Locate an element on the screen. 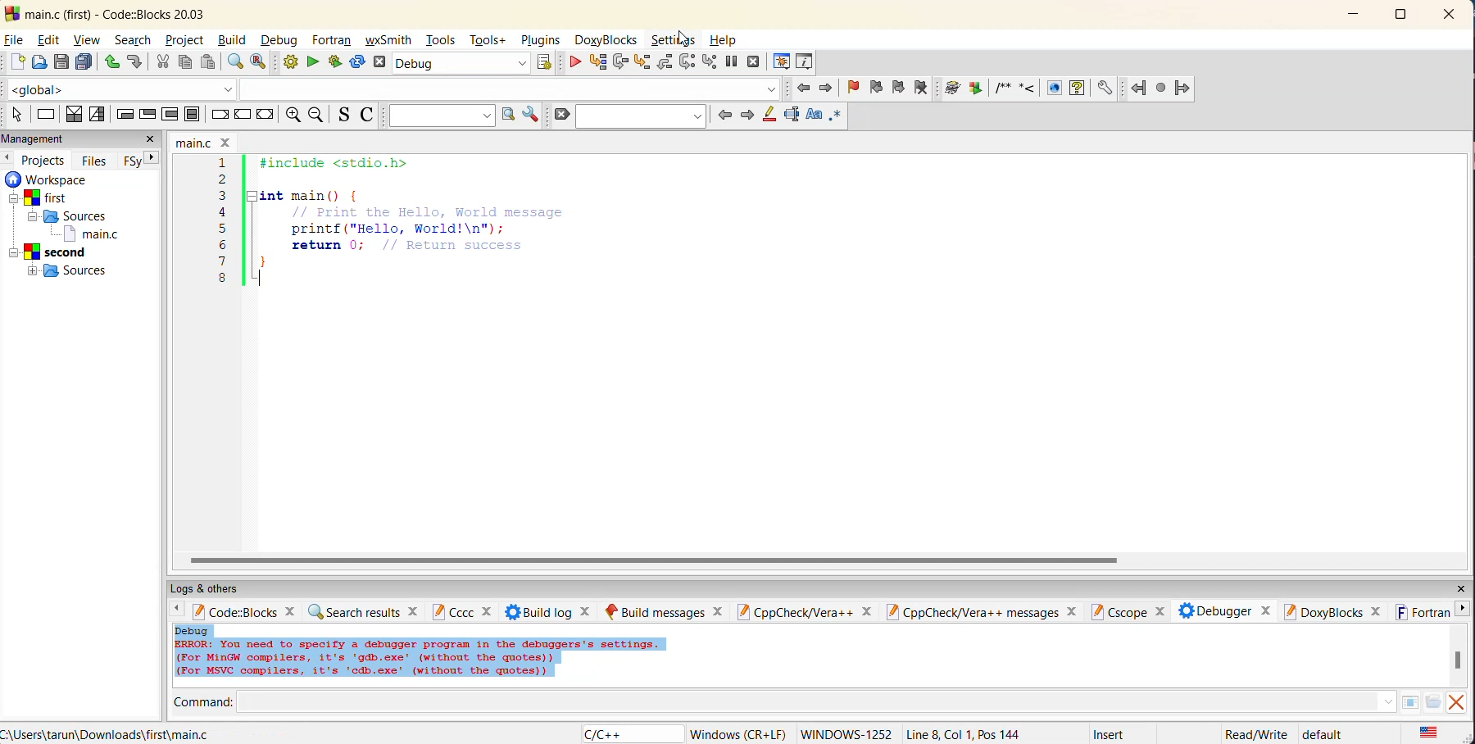  maximize is located at coordinates (1400, 14).